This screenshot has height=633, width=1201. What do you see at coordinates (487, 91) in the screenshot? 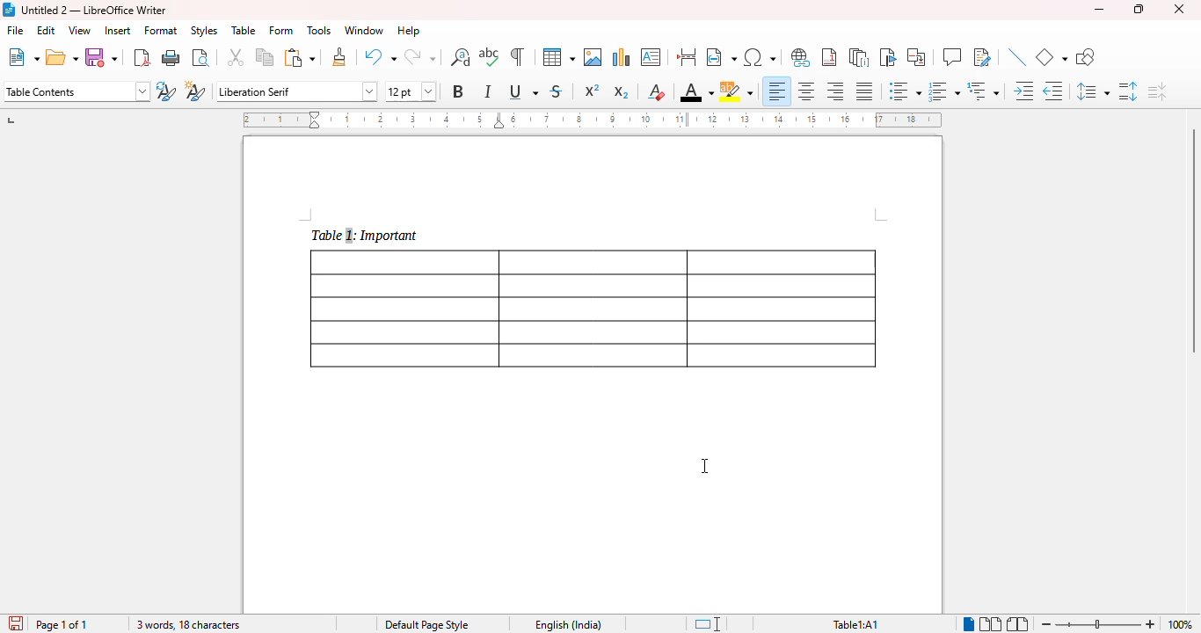
I see `italic` at bounding box center [487, 91].